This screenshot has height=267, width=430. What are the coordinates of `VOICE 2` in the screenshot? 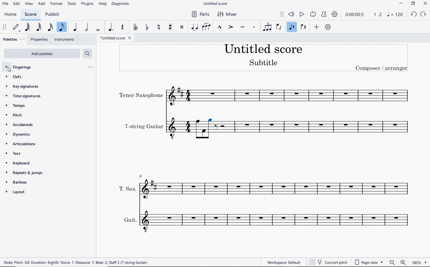 It's located at (303, 27).